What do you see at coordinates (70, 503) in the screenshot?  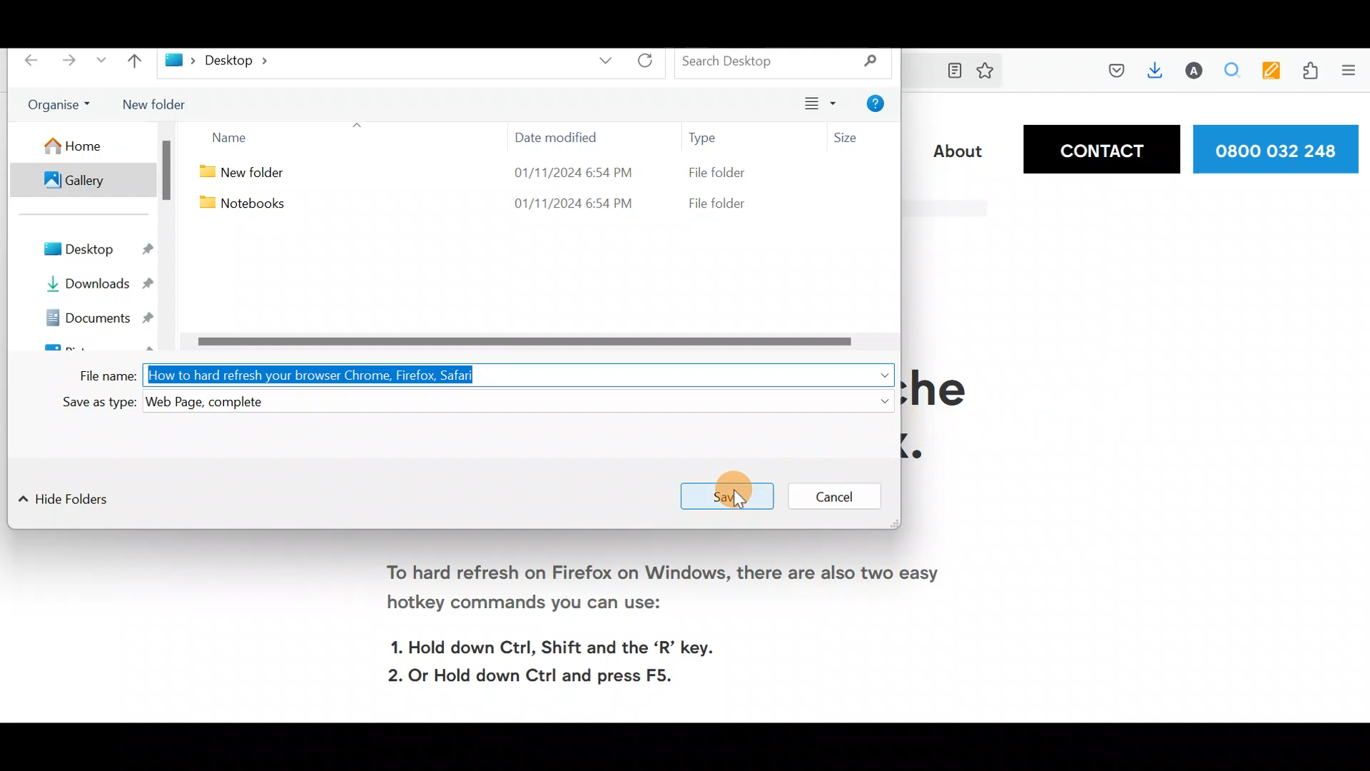 I see `Hide folders` at bounding box center [70, 503].